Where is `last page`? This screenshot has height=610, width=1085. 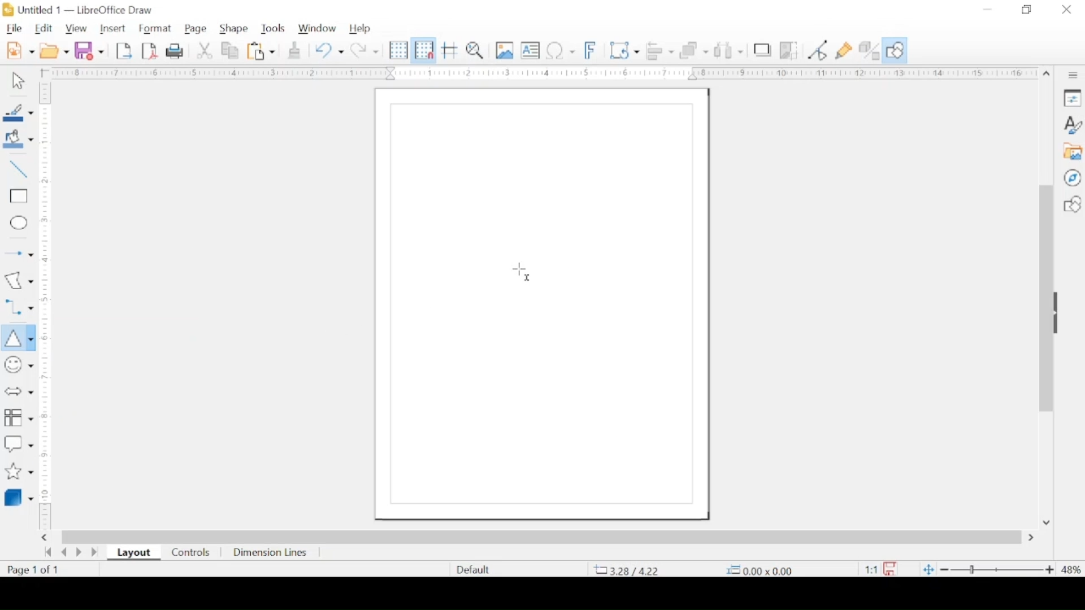 last page is located at coordinates (95, 552).